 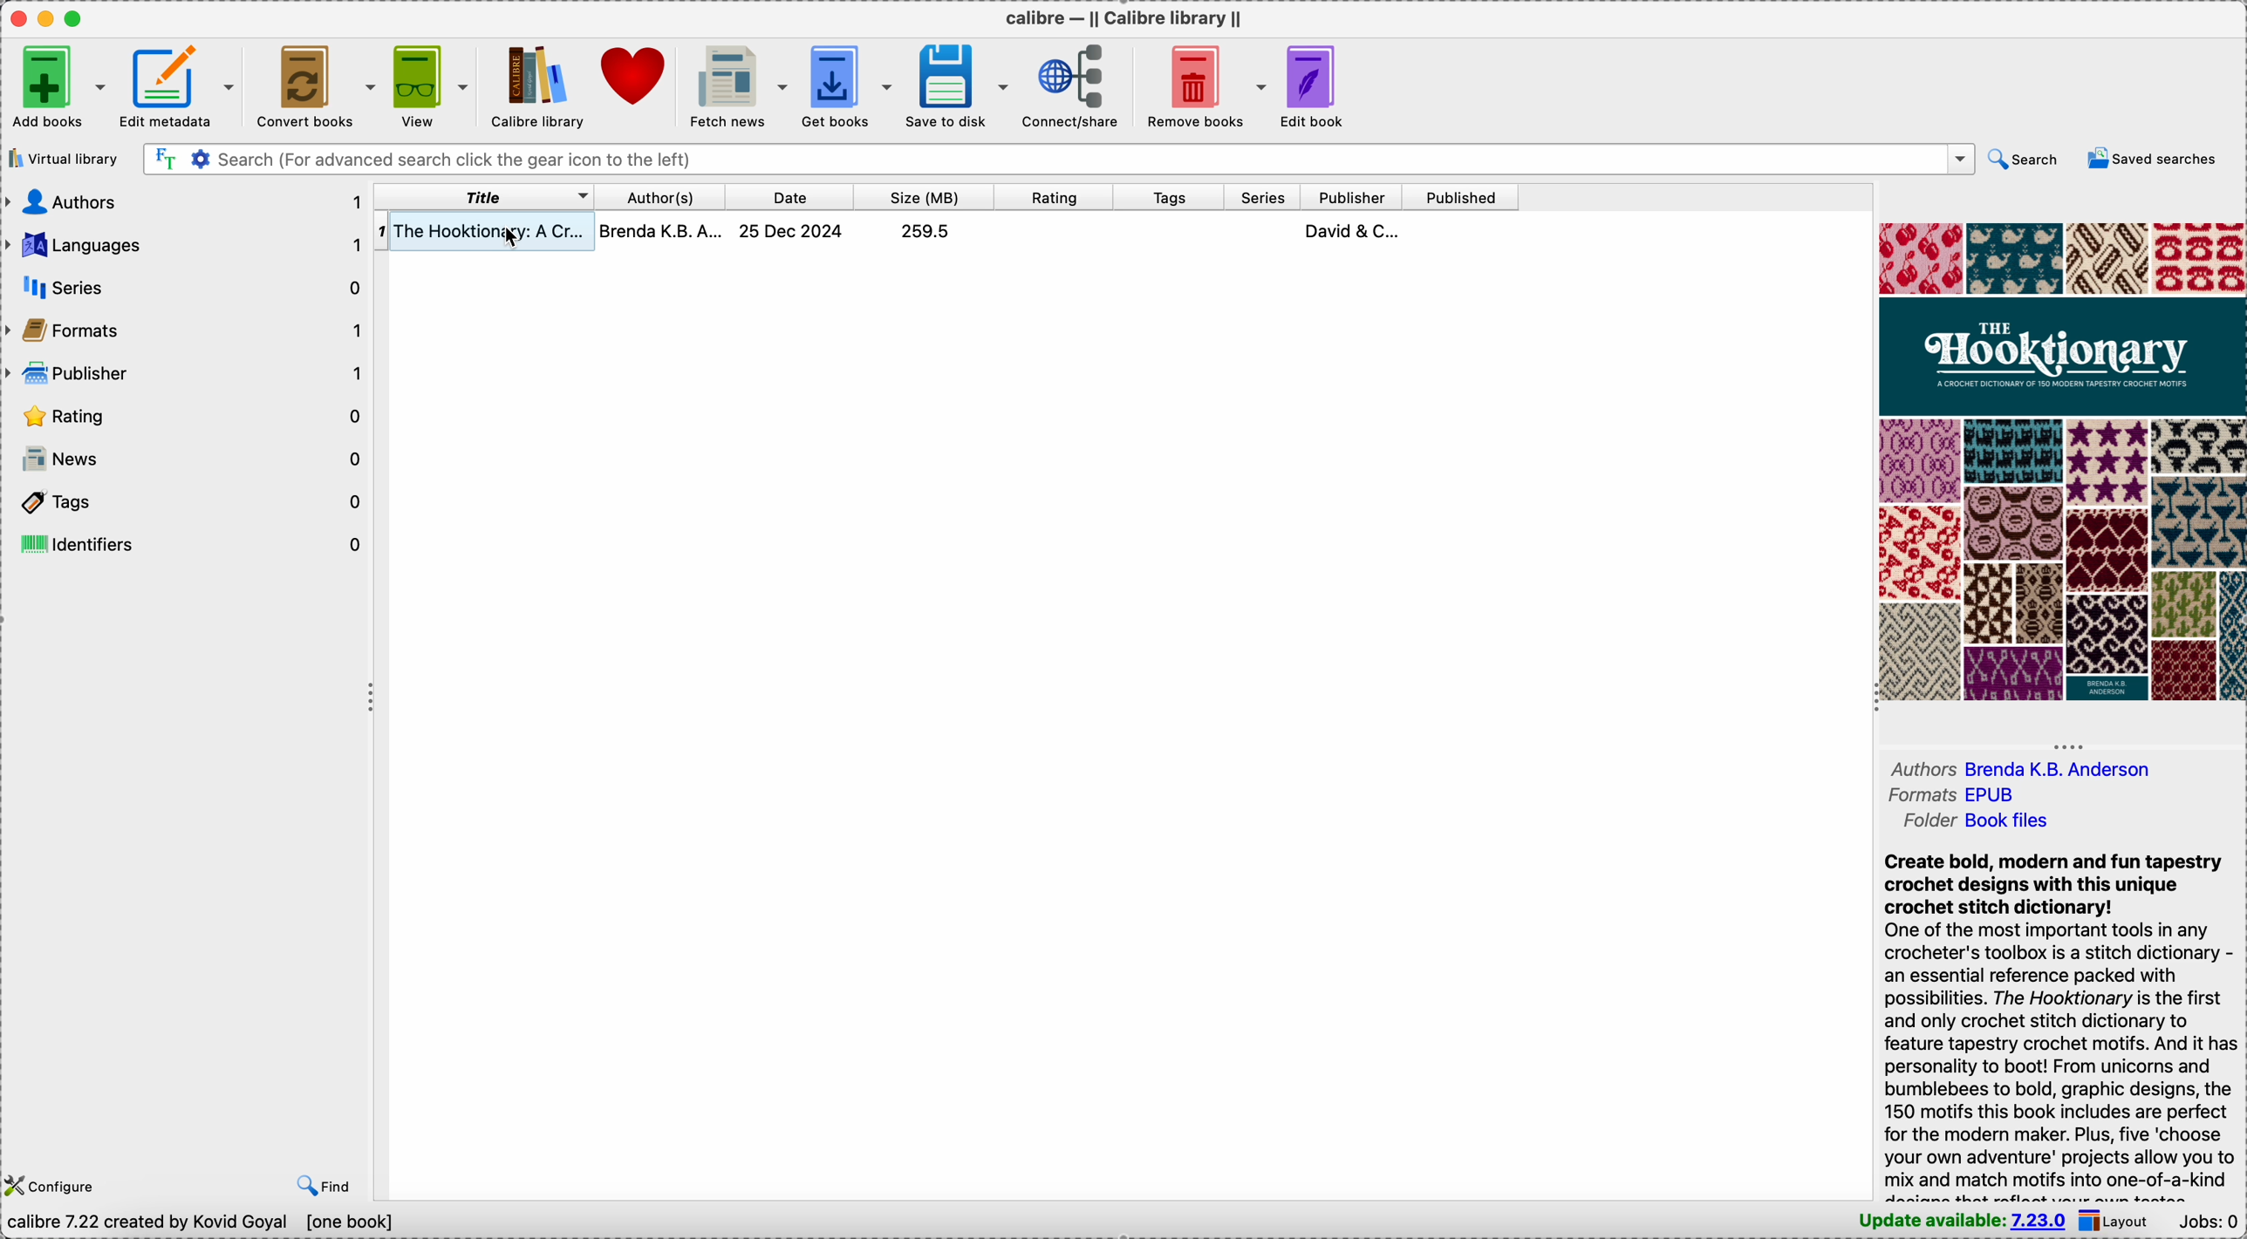 What do you see at coordinates (187, 242) in the screenshot?
I see `languages` at bounding box center [187, 242].